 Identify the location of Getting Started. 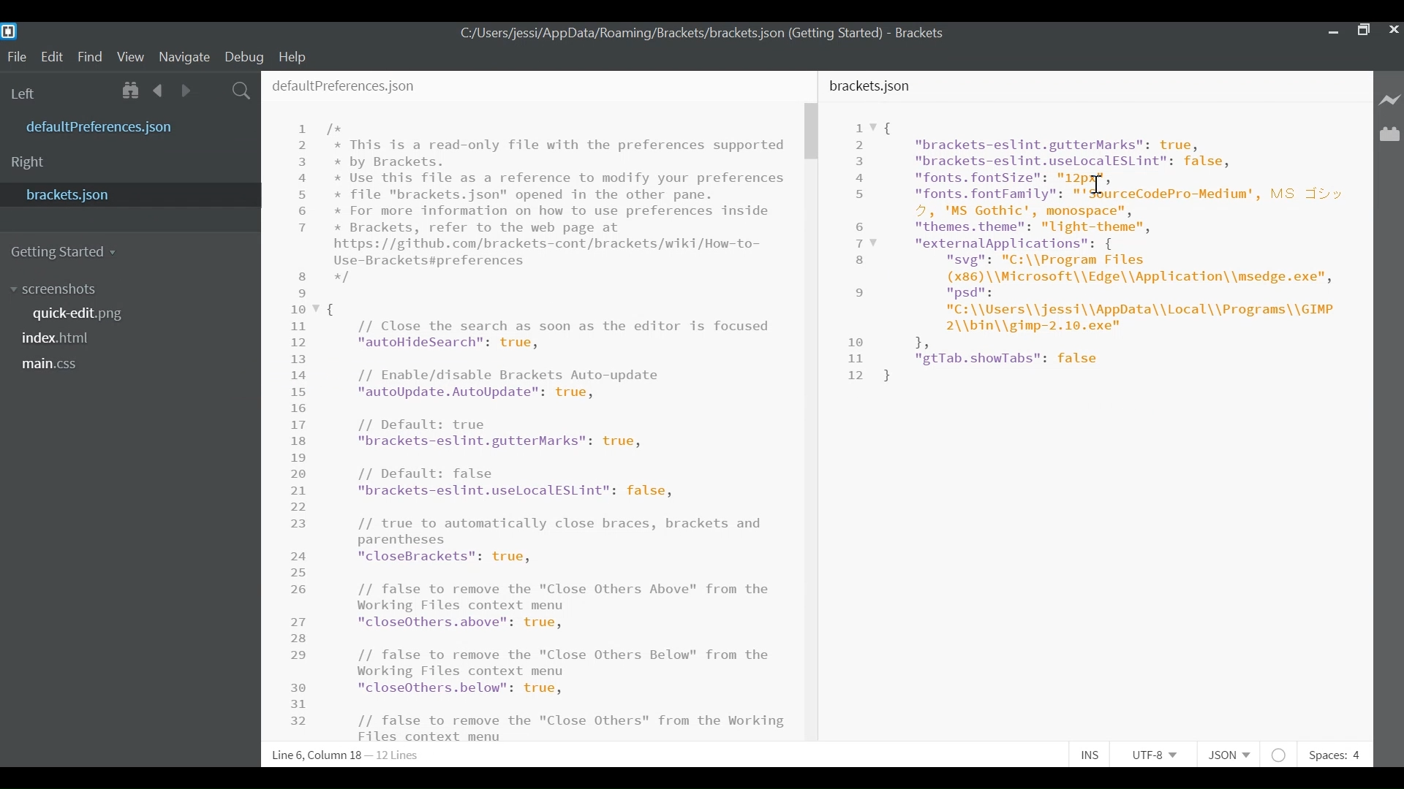
(68, 251).